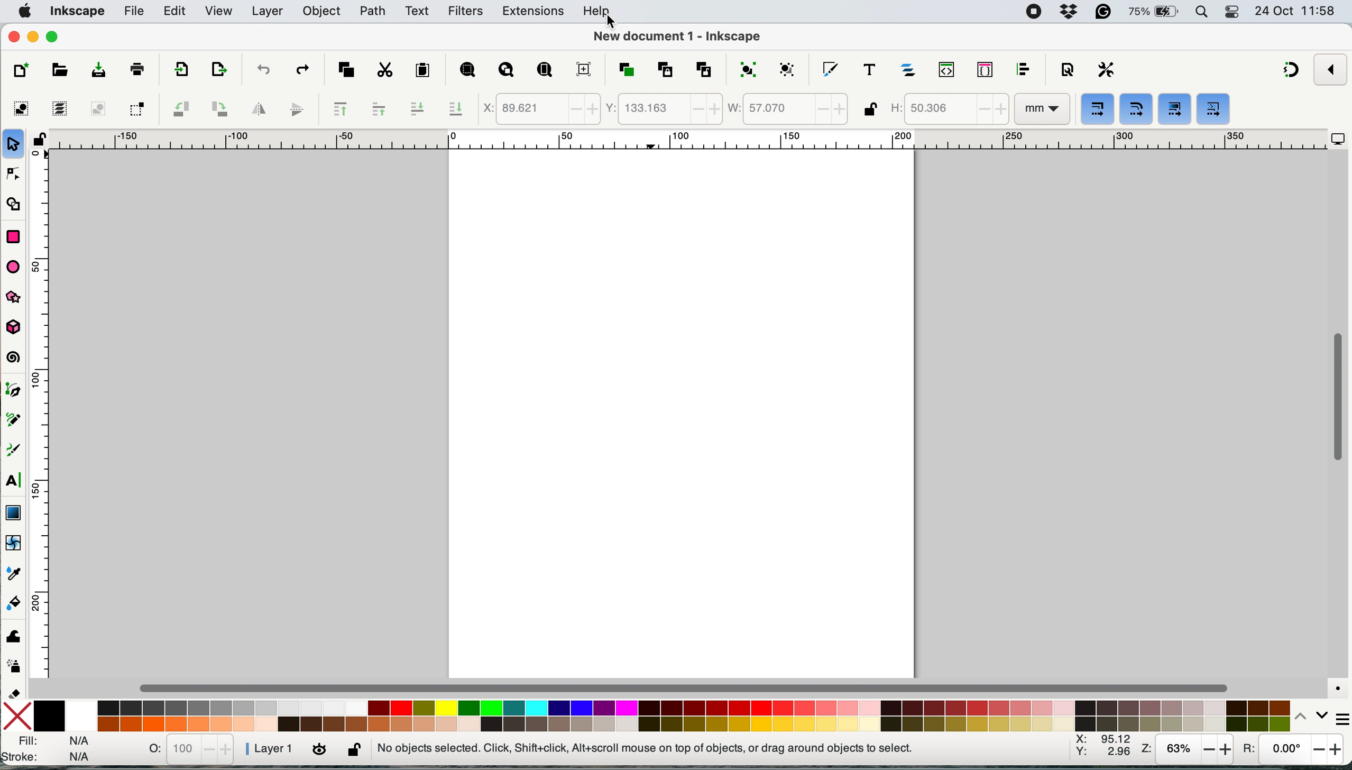  I want to click on cursor, so click(613, 22).